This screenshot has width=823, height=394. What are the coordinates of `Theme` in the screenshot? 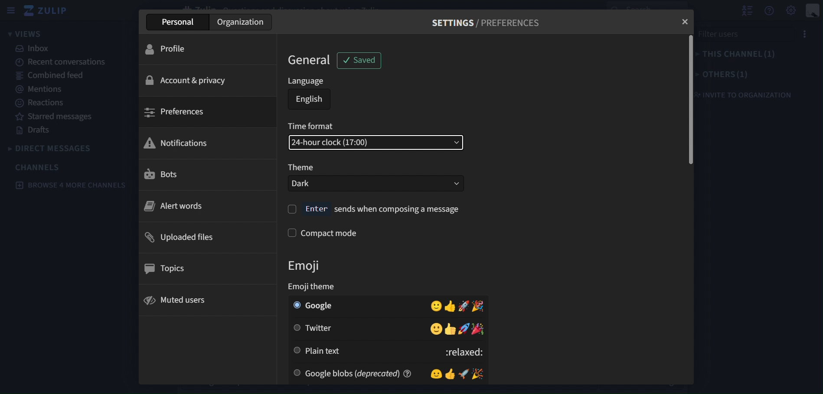 It's located at (304, 167).